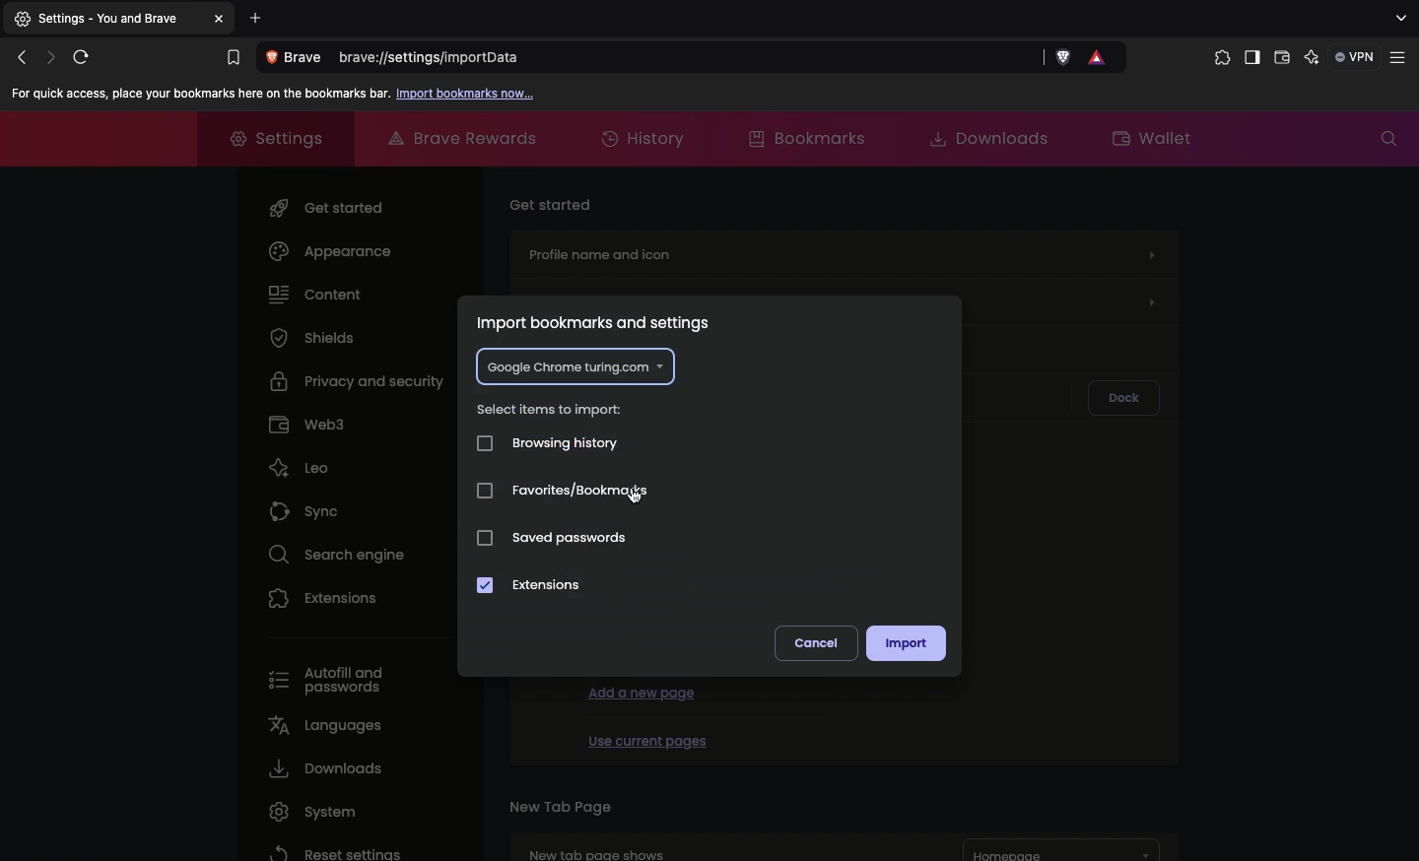 Image resolution: width=1419 pixels, height=861 pixels. What do you see at coordinates (330, 251) in the screenshot?
I see `Appearance` at bounding box center [330, 251].